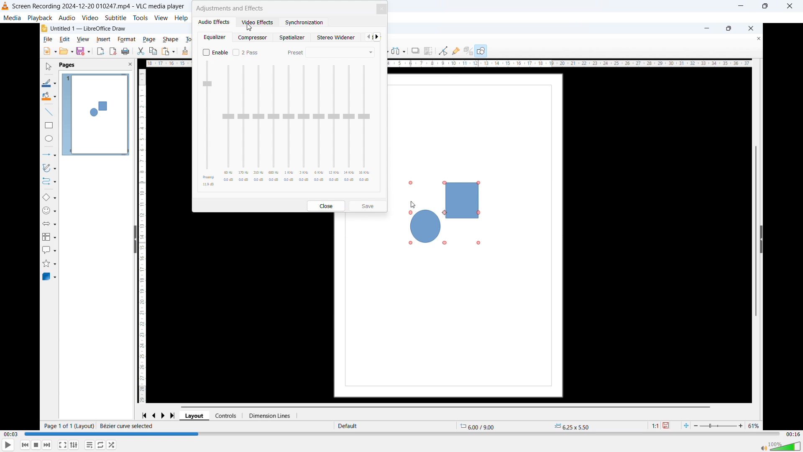 Image resolution: width=803 pixels, height=452 pixels. What do you see at coordinates (230, 8) in the screenshot?
I see `Adjustments and effects ` at bounding box center [230, 8].